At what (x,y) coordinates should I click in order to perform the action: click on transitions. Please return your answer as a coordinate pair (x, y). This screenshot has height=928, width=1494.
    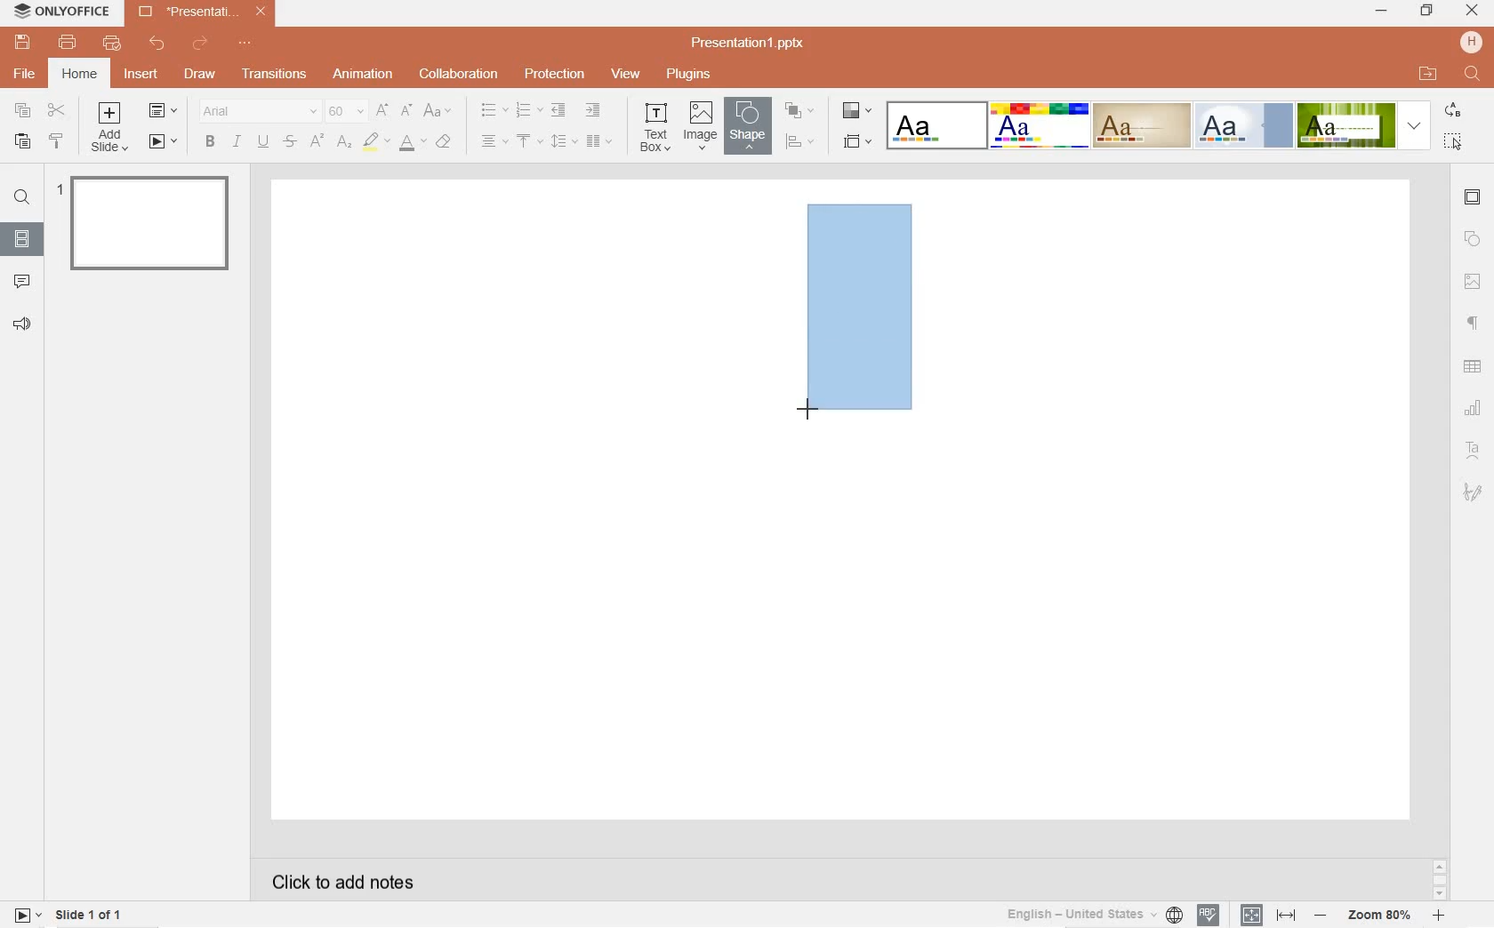
    Looking at the image, I should click on (271, 75).